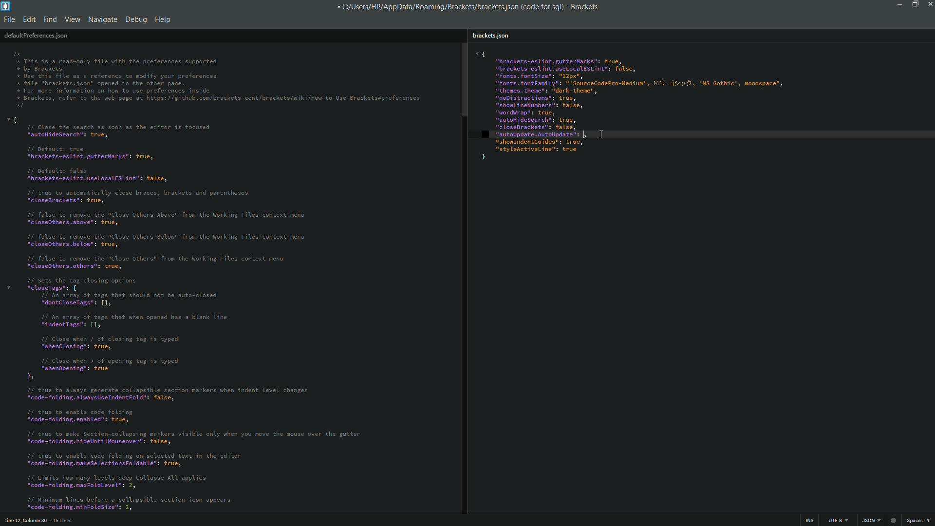  What do you see at coordinates (36, 35) in the screenshot?
I see `defaultpreferences.json` at bounding box center [36, 35].